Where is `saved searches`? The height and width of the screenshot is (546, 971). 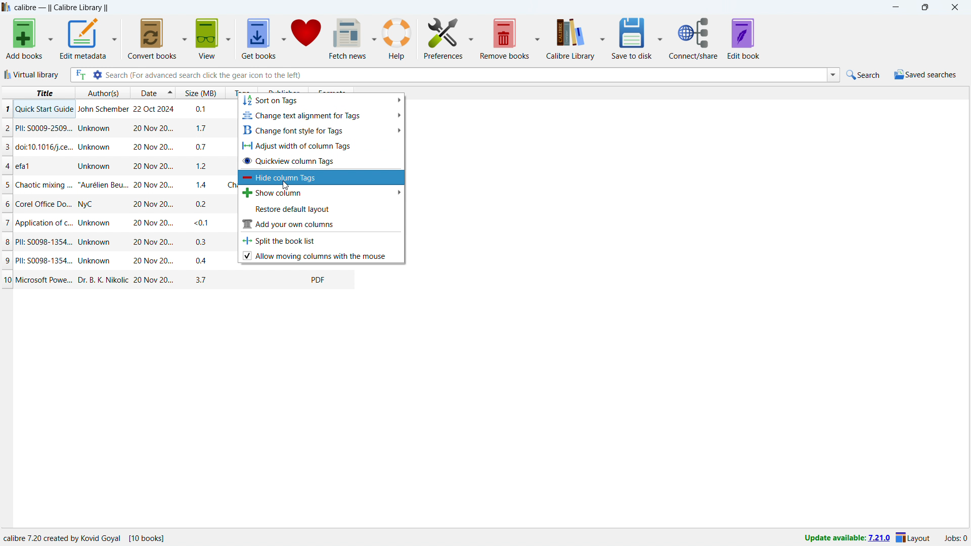 saved searches is located at coordinates (925, 75).